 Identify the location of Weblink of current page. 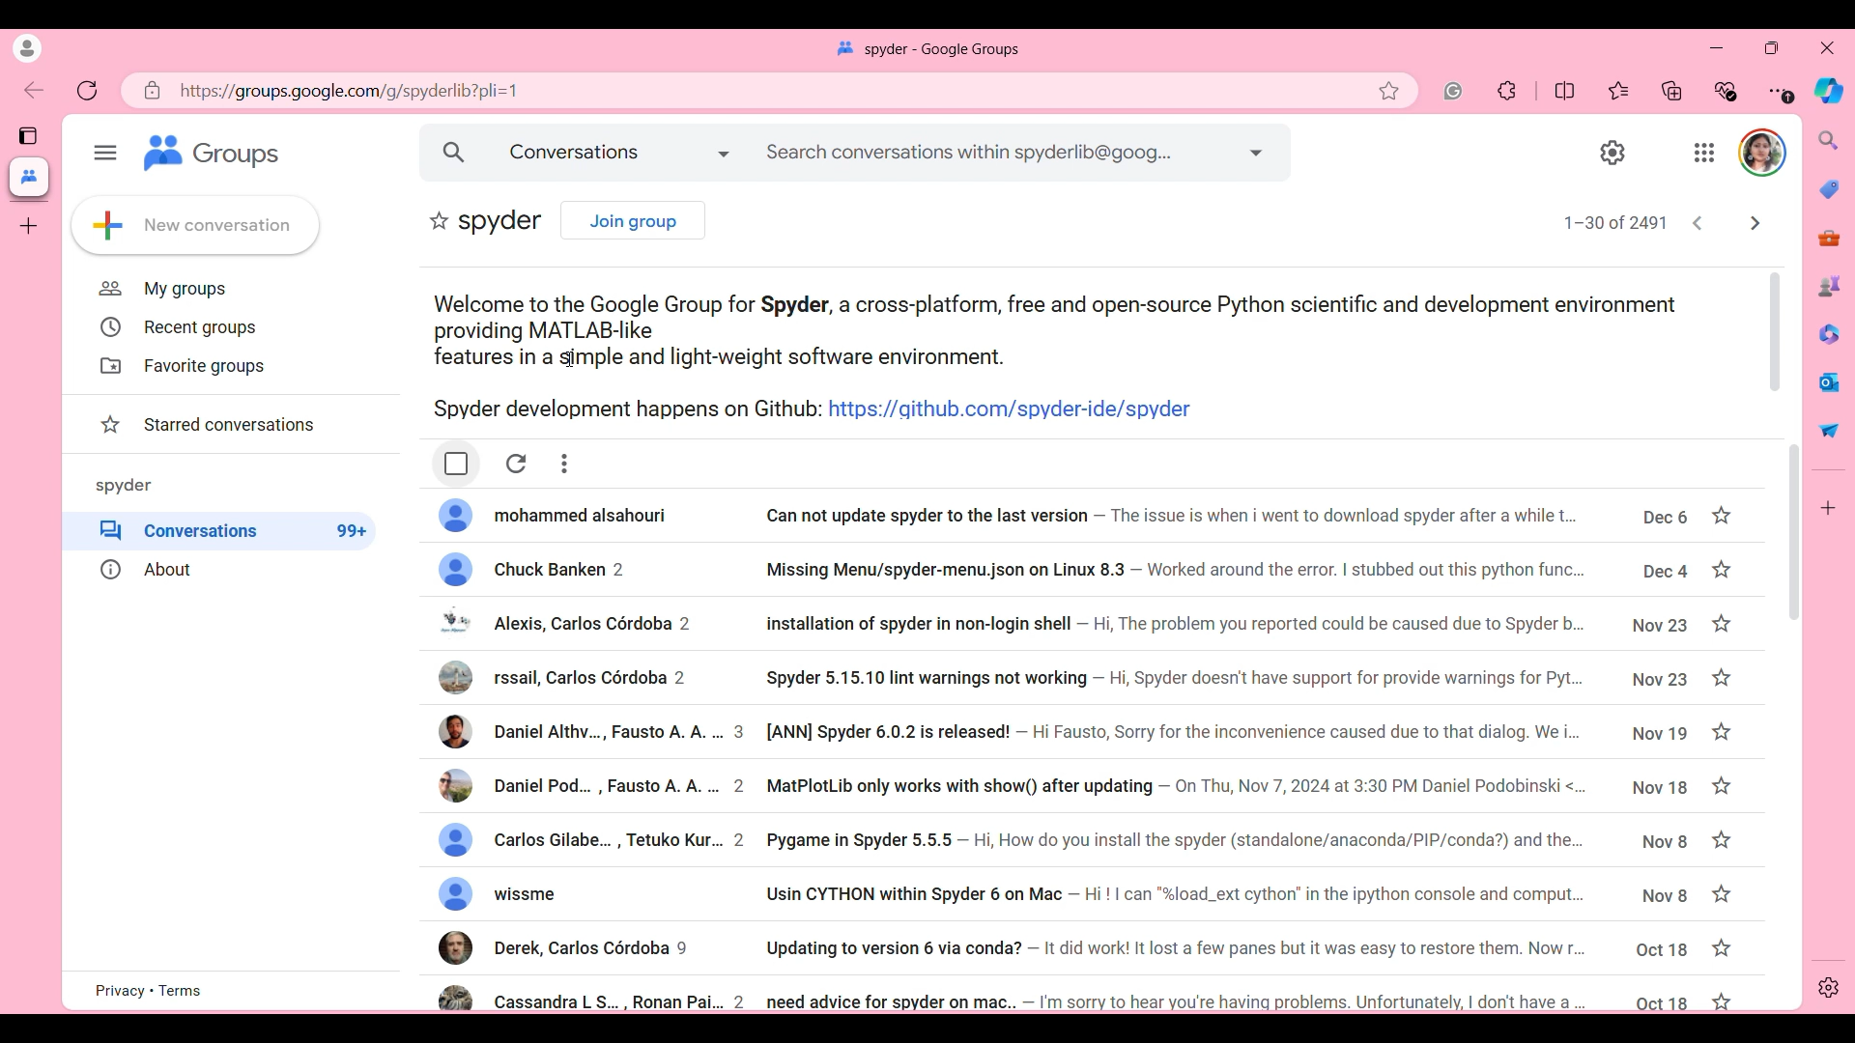
(714, 91).